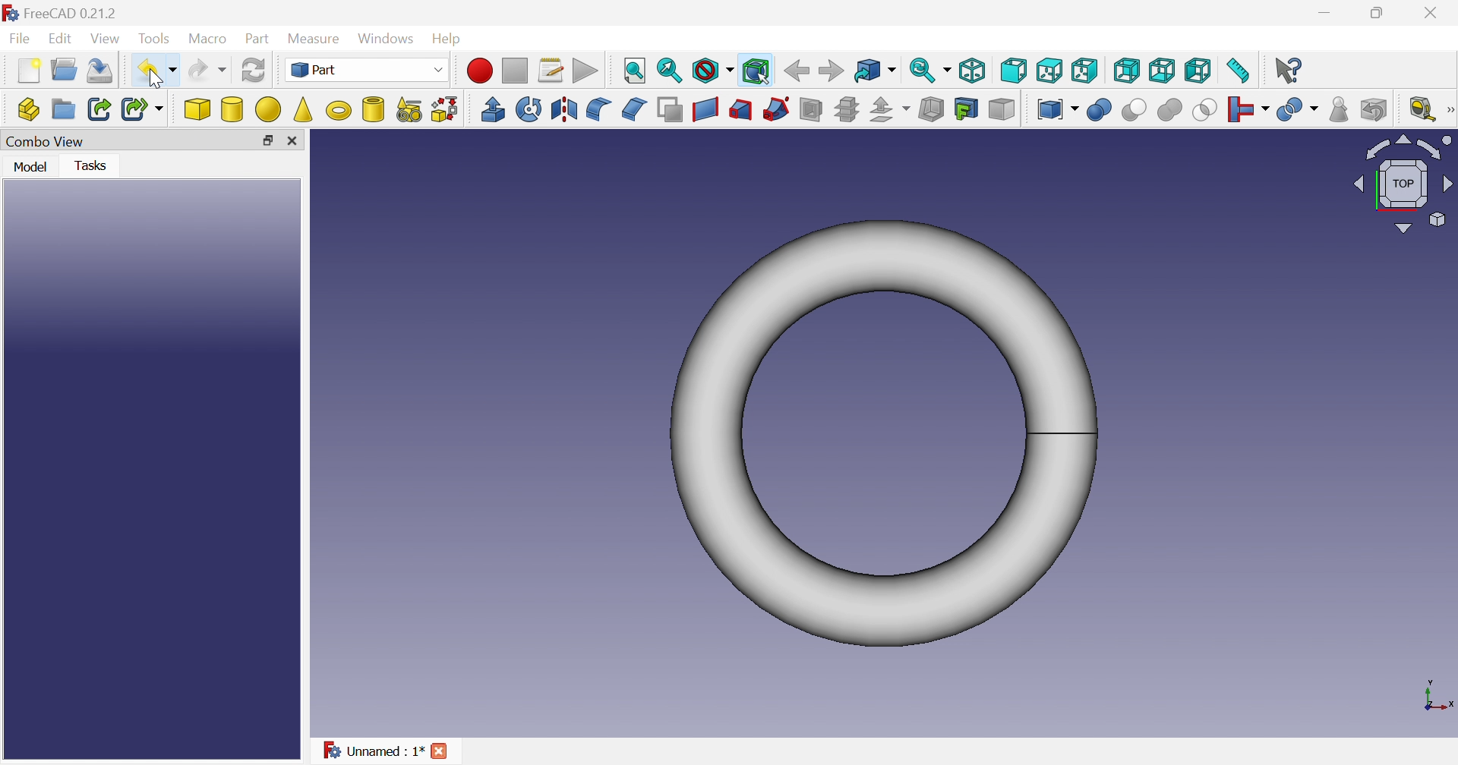  Describe the element at coordinates (1378, 13) in the screenshot. I see `Restore down` at that location.